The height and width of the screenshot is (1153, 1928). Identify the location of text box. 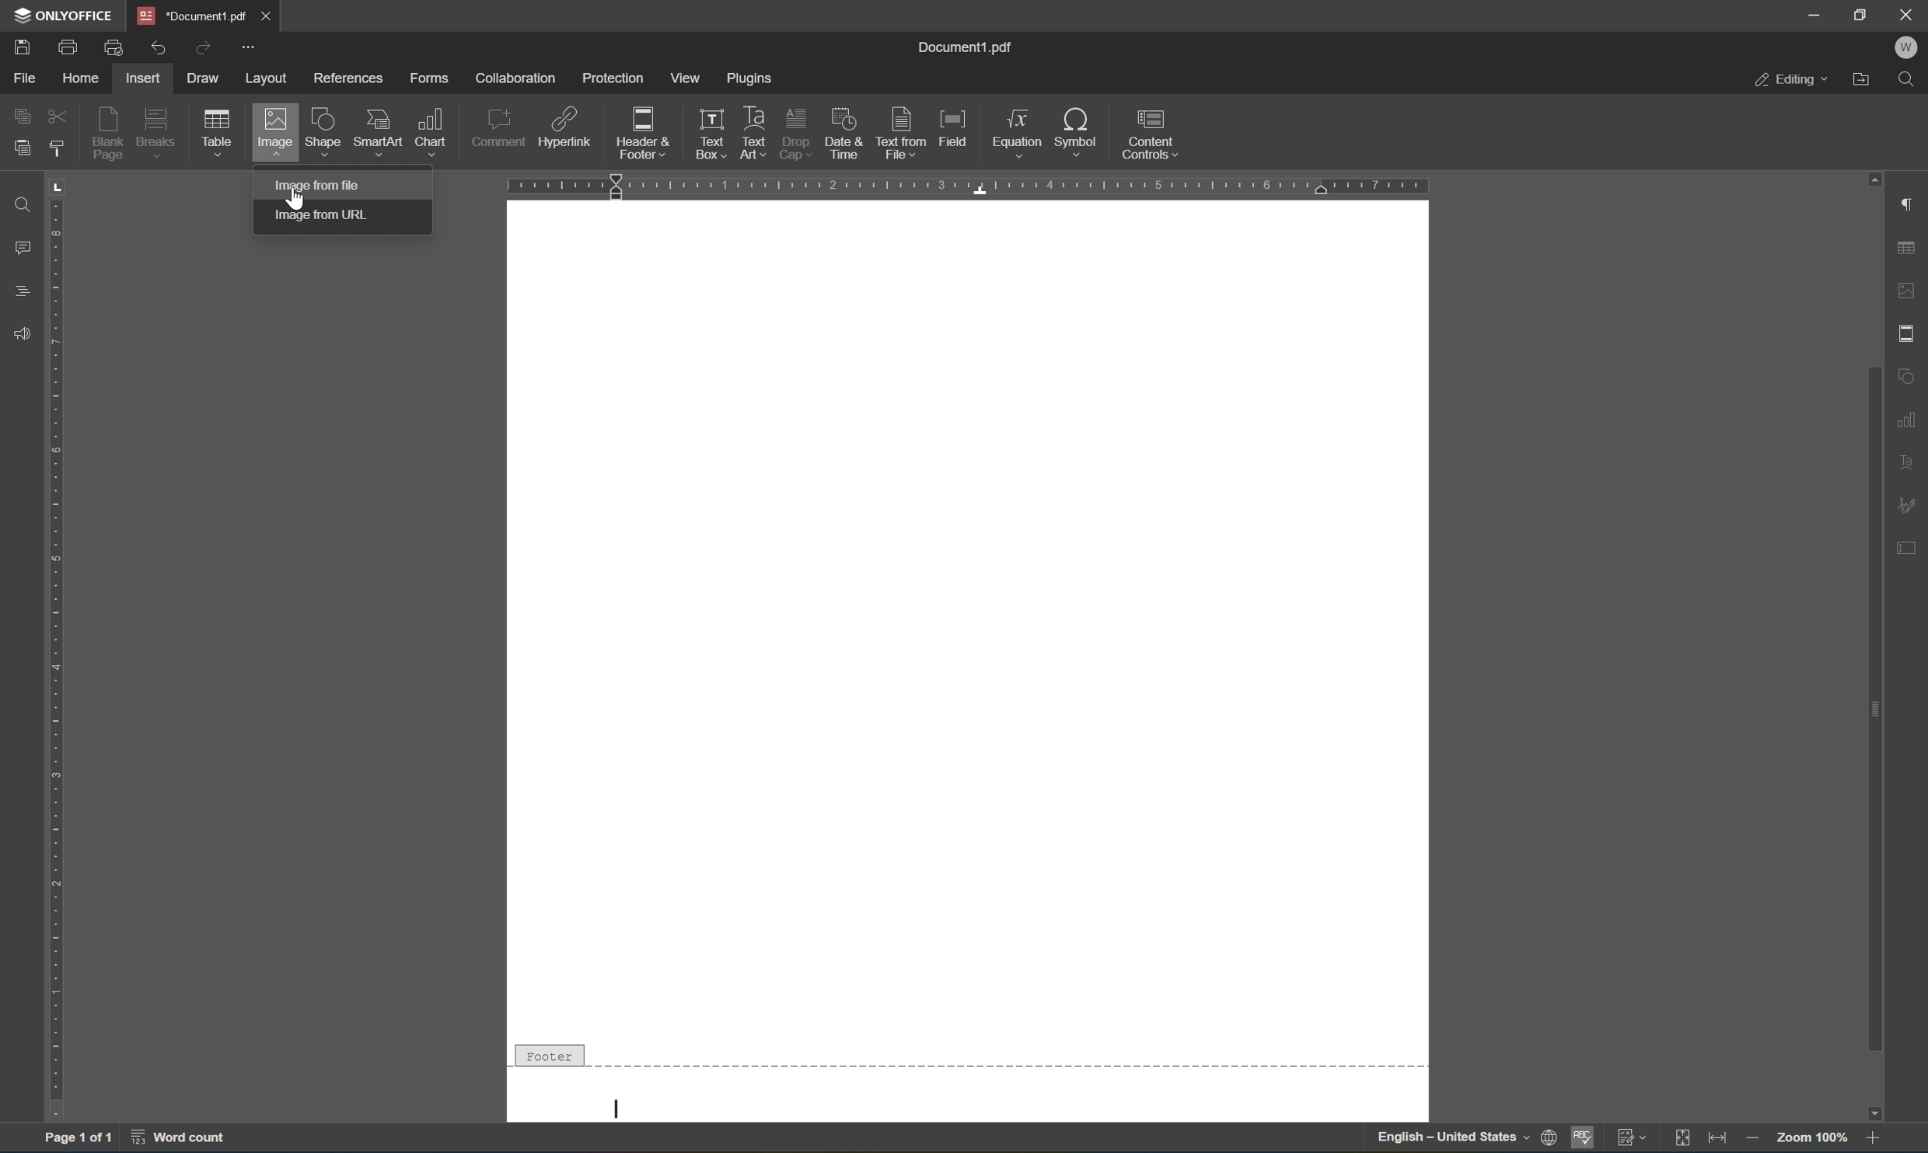
(707, 119).